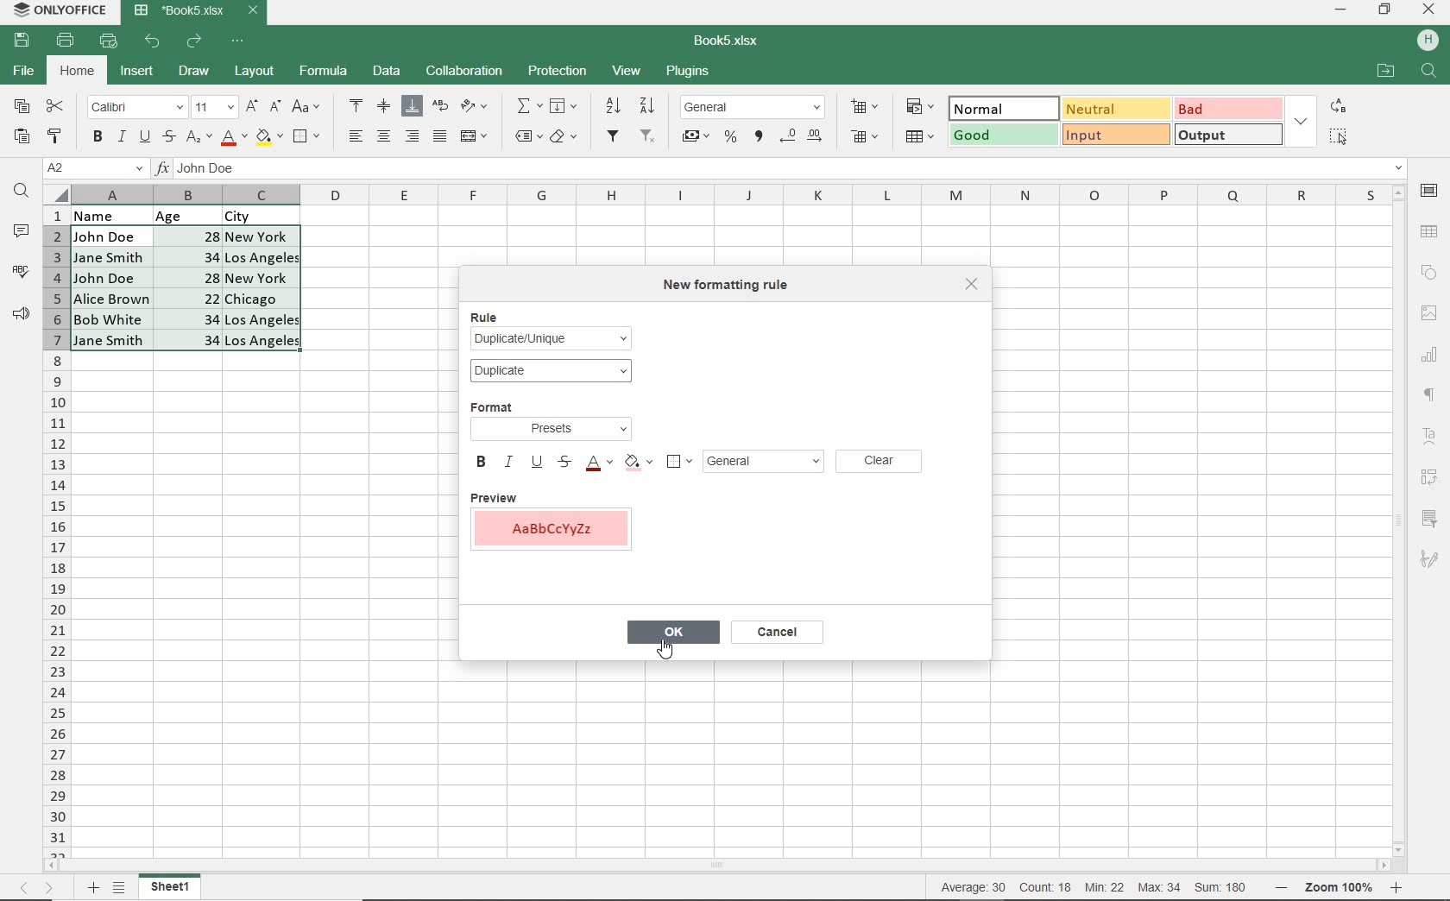 The height and width of the screenshot is (901, 1450). I want to click on max, so click(1158, 887).